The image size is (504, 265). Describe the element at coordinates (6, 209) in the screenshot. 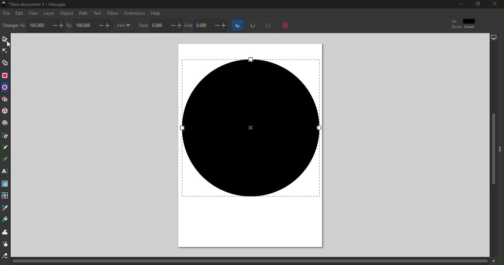

I see `dropper tool` at that location.